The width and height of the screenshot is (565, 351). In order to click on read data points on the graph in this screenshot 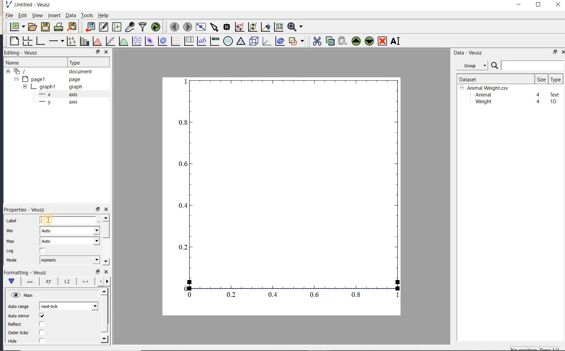, I will do `click(226, 27)`.